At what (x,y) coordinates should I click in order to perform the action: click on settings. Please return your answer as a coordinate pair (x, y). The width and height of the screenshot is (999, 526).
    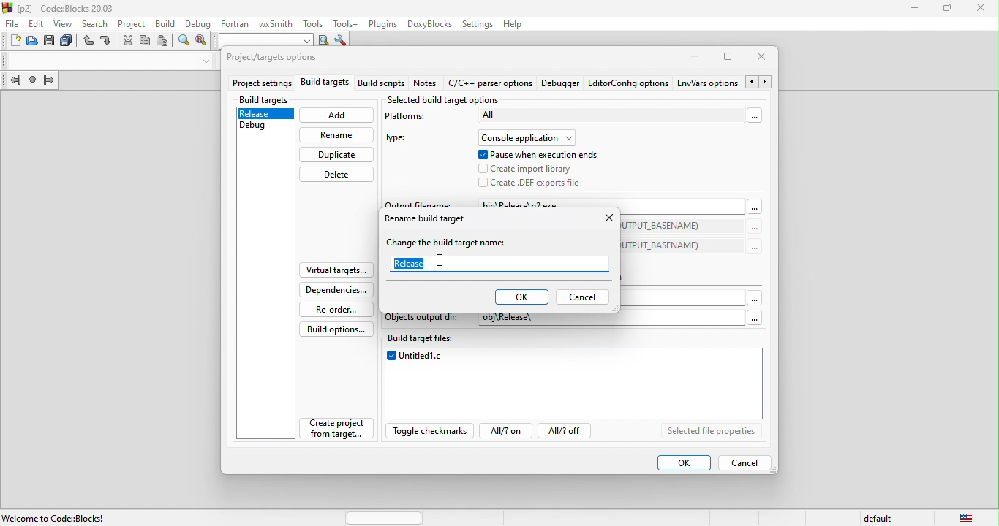
    Looking at the image, I should click on (478, 23).